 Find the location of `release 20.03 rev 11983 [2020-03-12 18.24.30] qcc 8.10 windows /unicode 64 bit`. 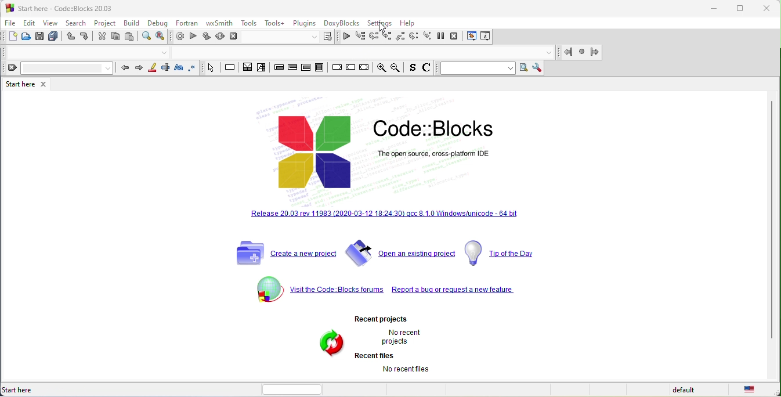

release 20.03 rev 11983 [2020-03-12 18.24.30] qcc 8.10 windows /unicode 64 bit is located at coordinates (381, 215).